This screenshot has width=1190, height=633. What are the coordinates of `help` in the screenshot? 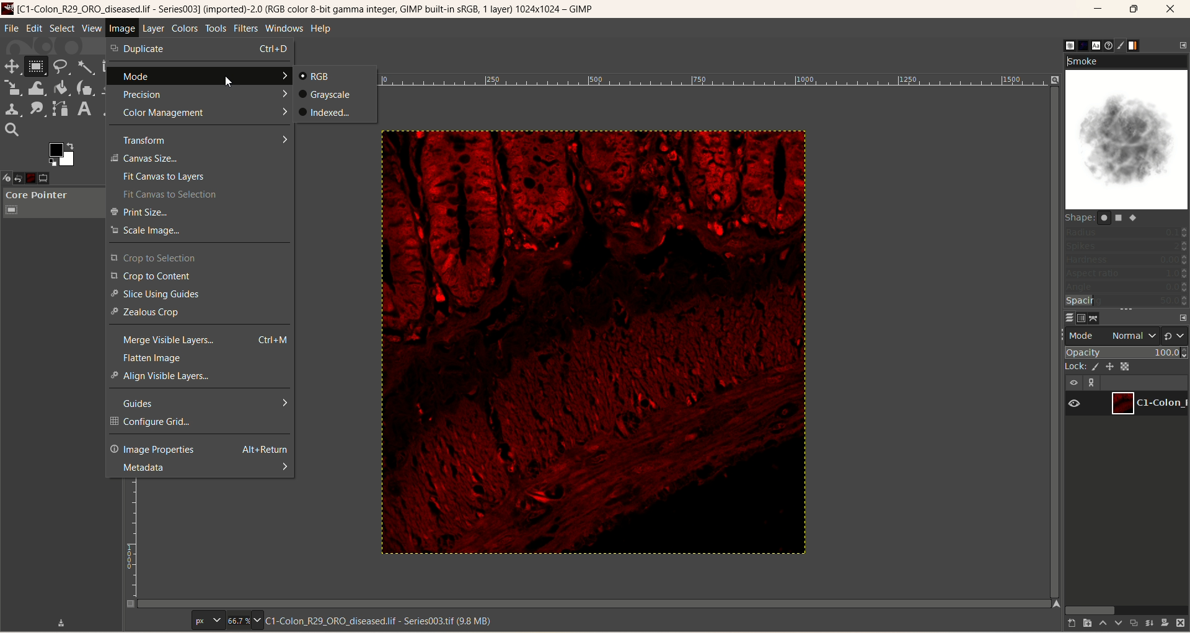 It's located at (323, 28).